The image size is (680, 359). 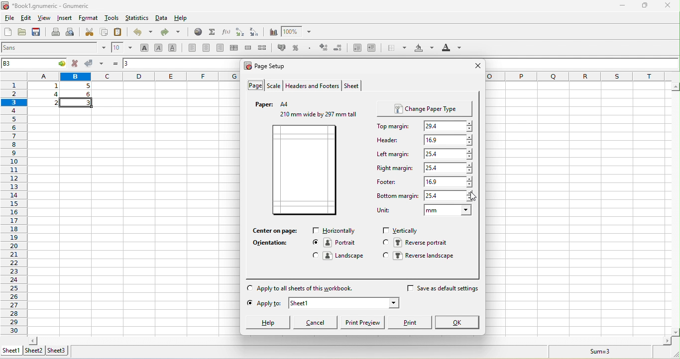 What do you see at coordinates (278, 231) in the screenshot?
I see `center on page` at bounding box center [278, 231].